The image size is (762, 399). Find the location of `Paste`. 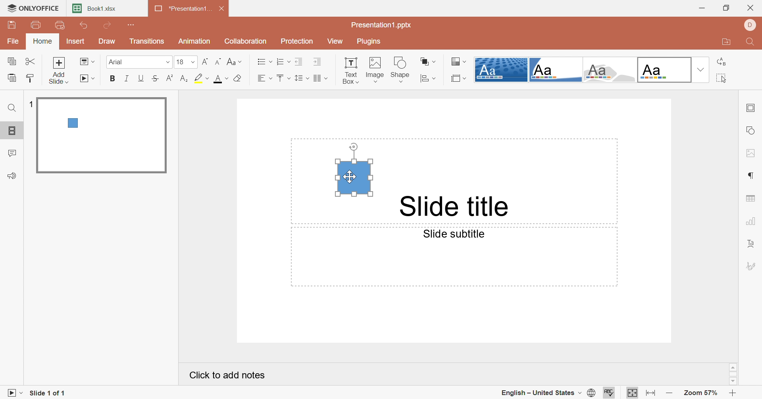

Paste is located at coordinates (12, 79).